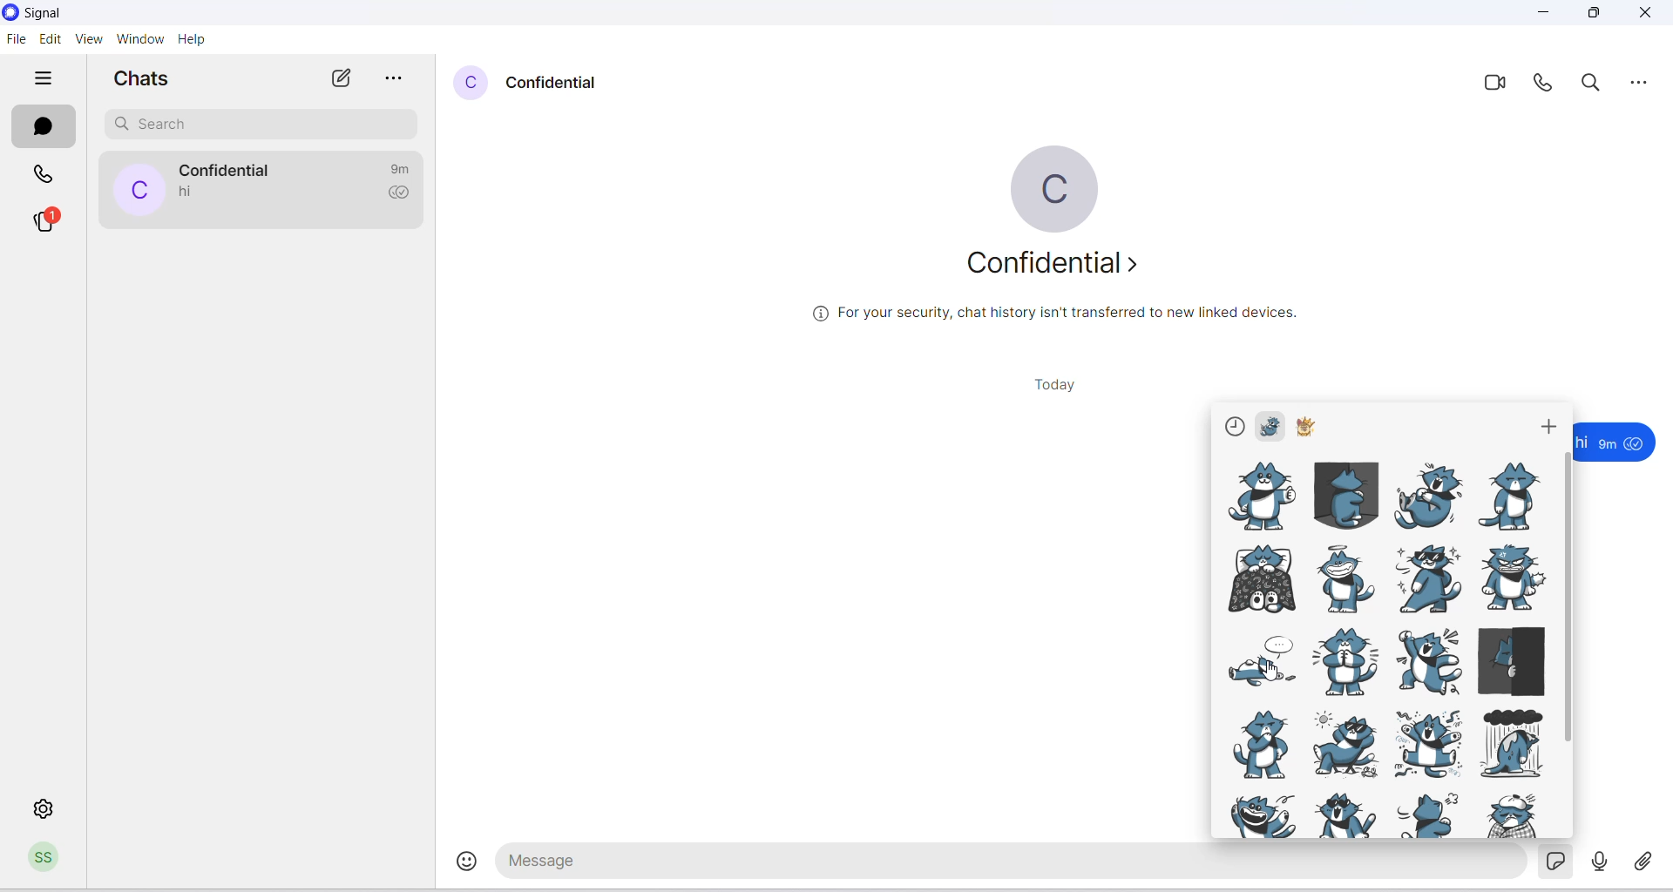  I want to click on close, so click(1648, 15).